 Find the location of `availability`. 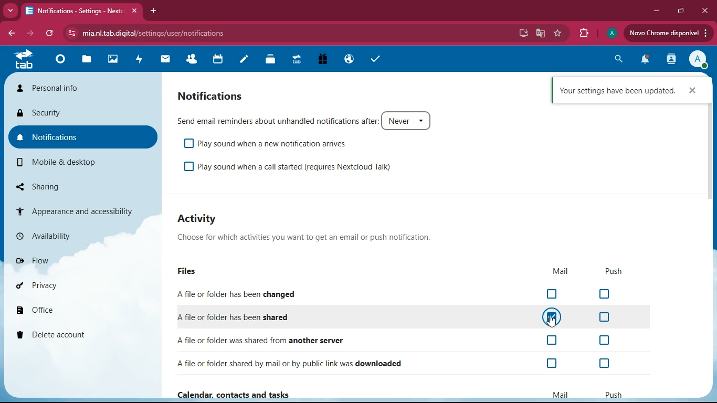

availability is located at coordinates (75, 236).